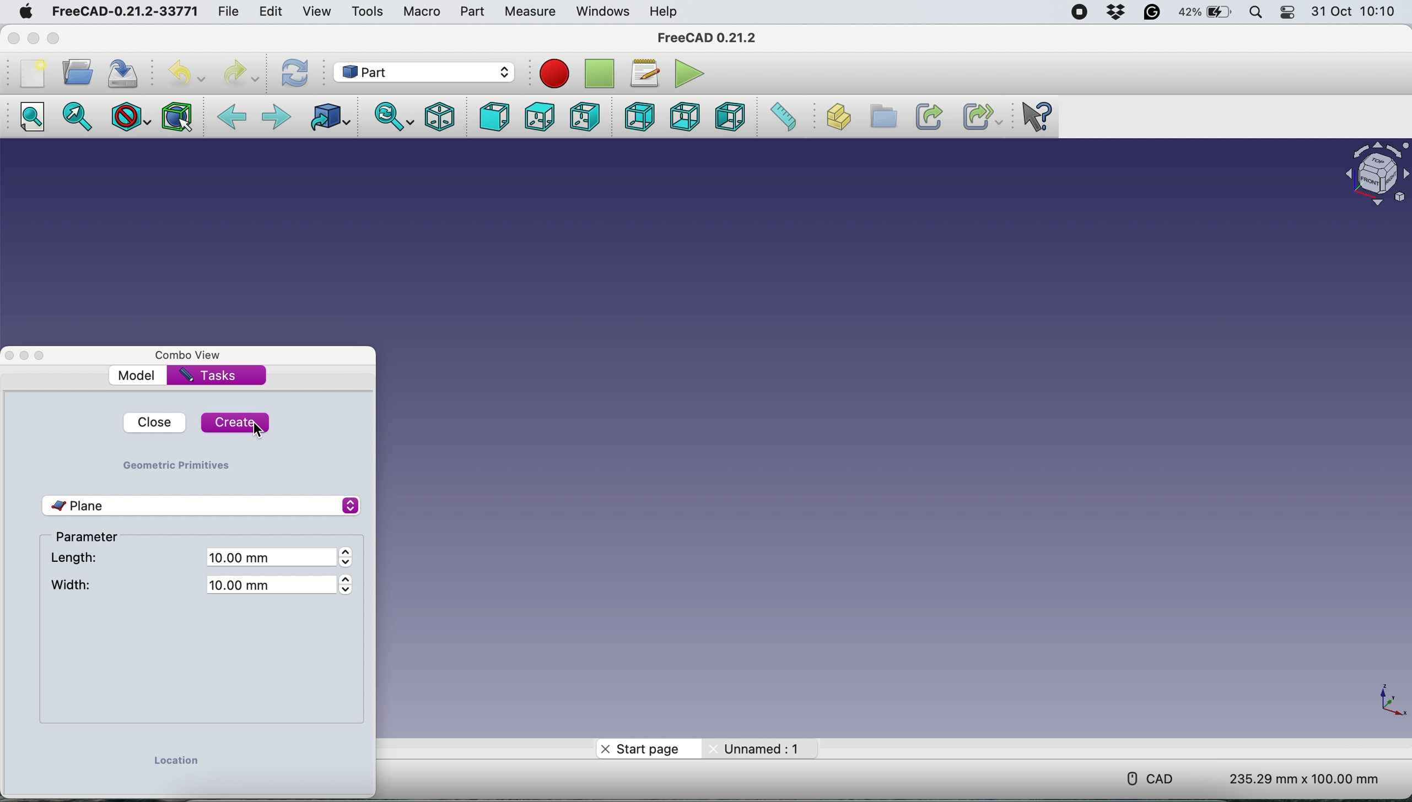 This screenshot has height=802, width=1412. What do you see at coordinates (228, 10) in the screenshot?
I see `File` at bounding box center [228, 10].